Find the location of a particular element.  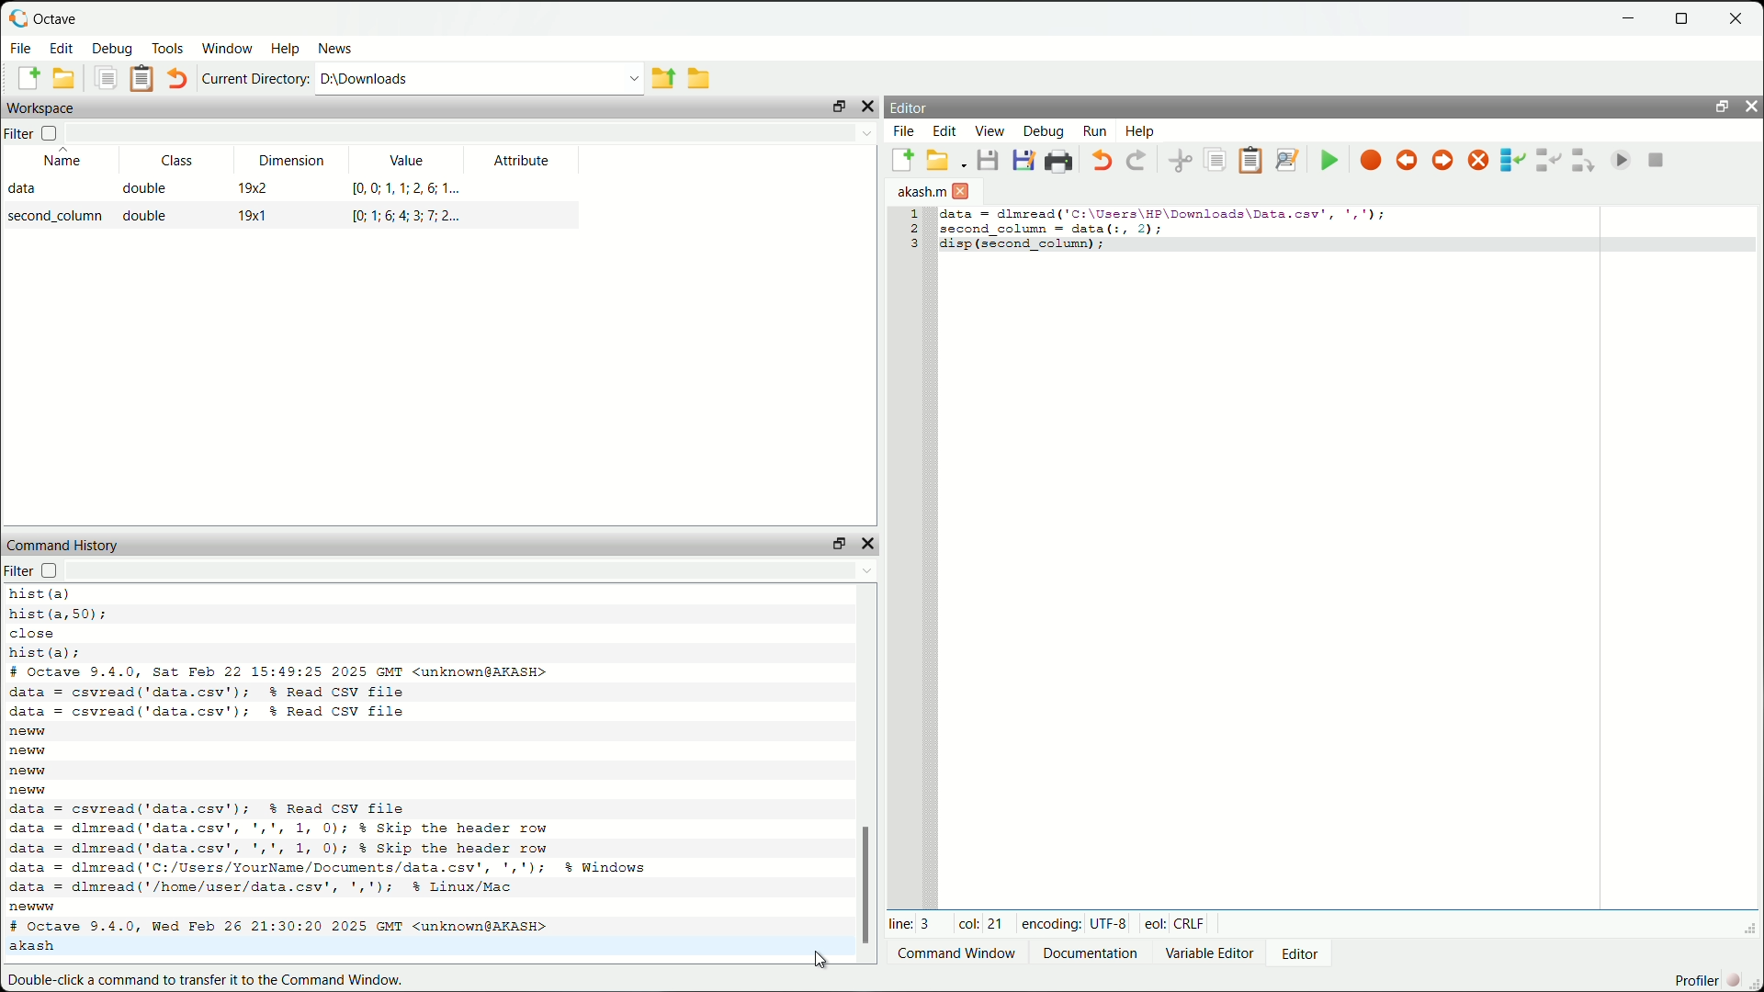

remove all breakpoints is located at coordinates (1476, 163).